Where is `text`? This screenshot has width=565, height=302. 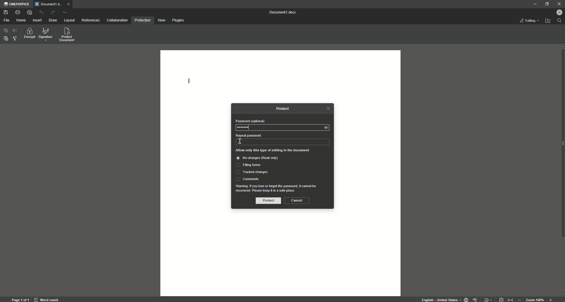
text is located at coordinates (278, 188).